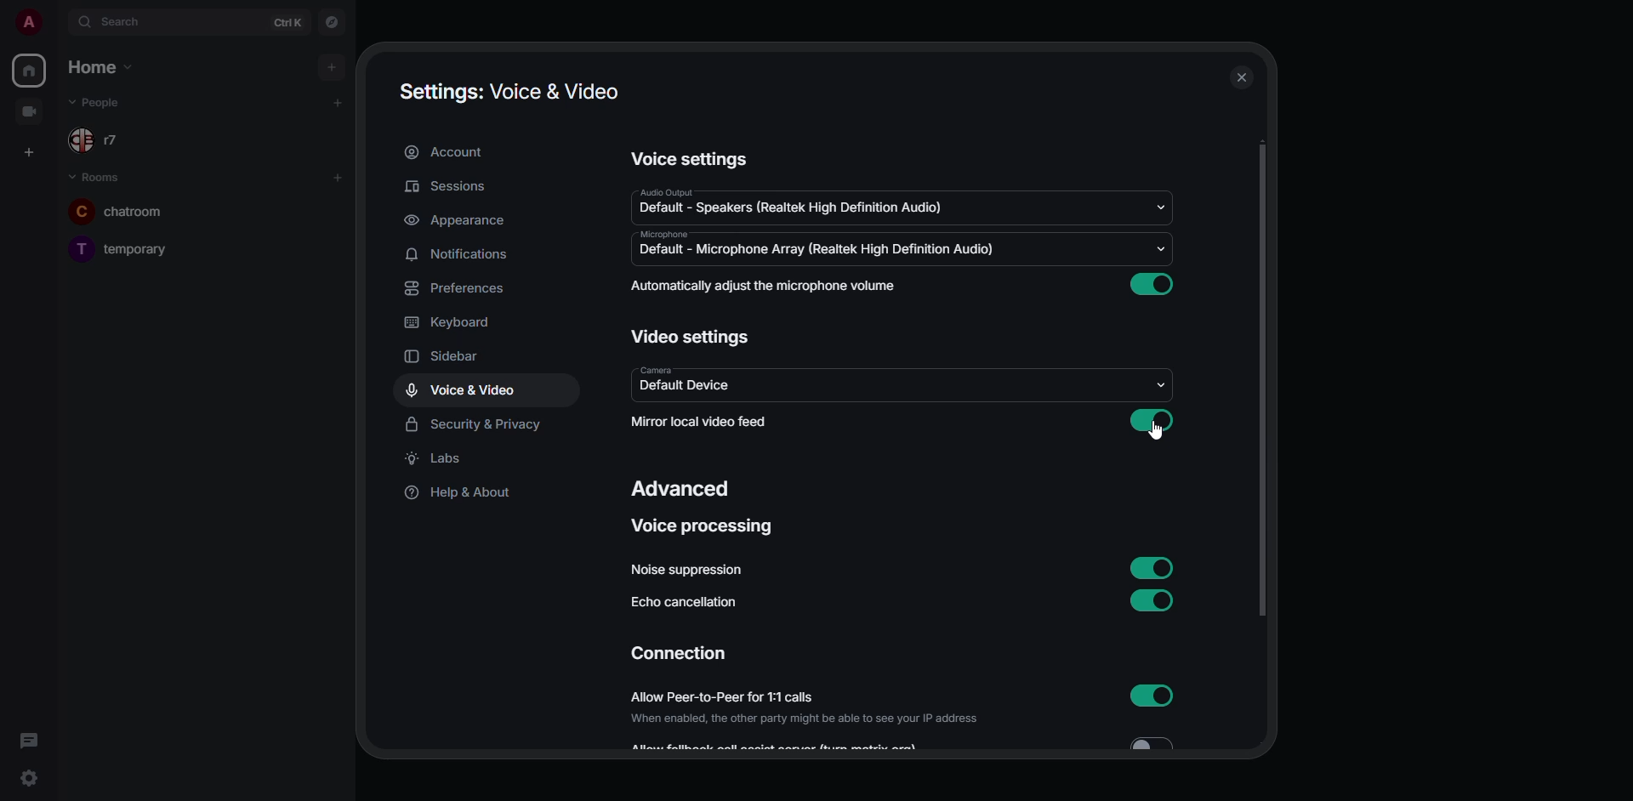 Image resolution: width=1633 pixels, height=801 pixels. What do you see at coordinates (478, 426) in the screenshot?
I see `security & privacy` at bounding box center [478, 426].